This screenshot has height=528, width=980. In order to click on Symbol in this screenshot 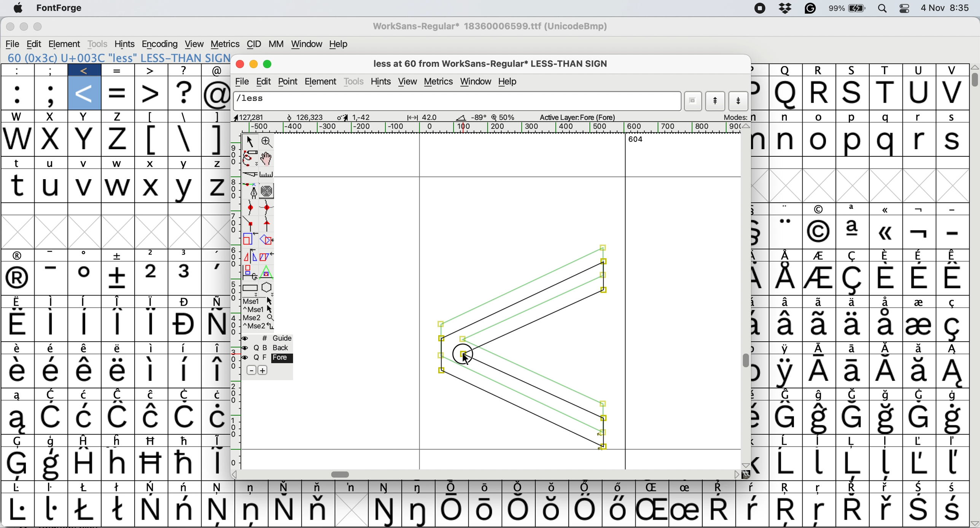, I will do `click(321, 486)`.